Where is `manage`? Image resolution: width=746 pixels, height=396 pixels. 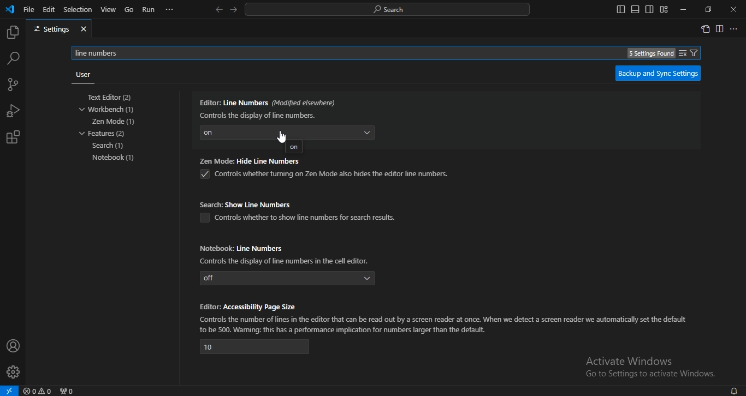
manage is located at coordinates (14, 373).